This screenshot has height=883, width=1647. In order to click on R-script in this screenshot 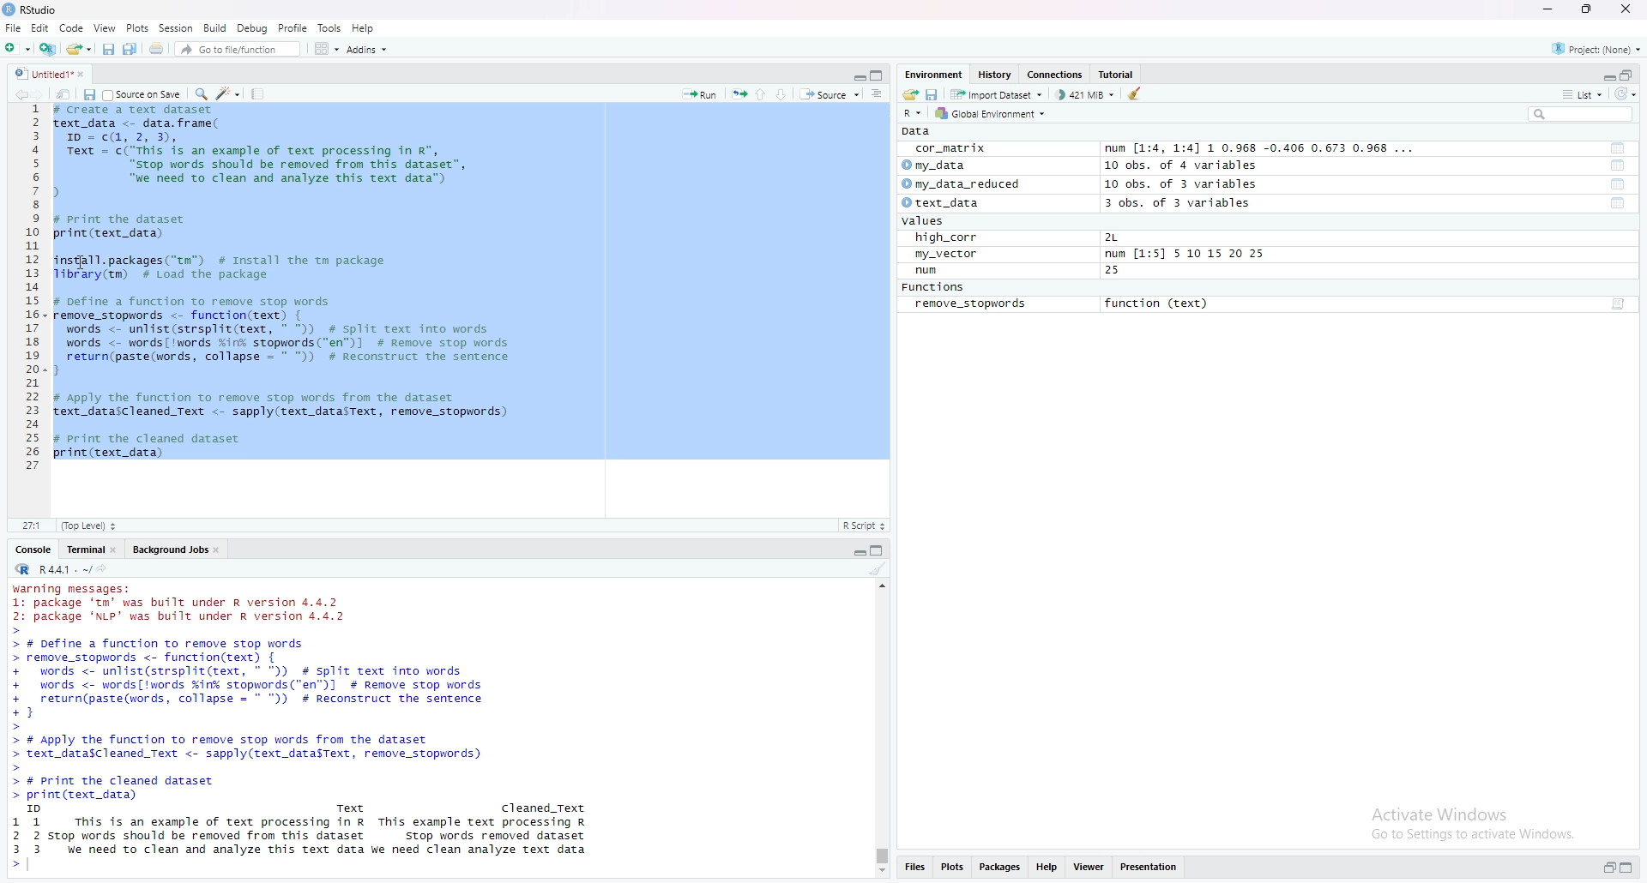, I will do `click(867, 525)`.